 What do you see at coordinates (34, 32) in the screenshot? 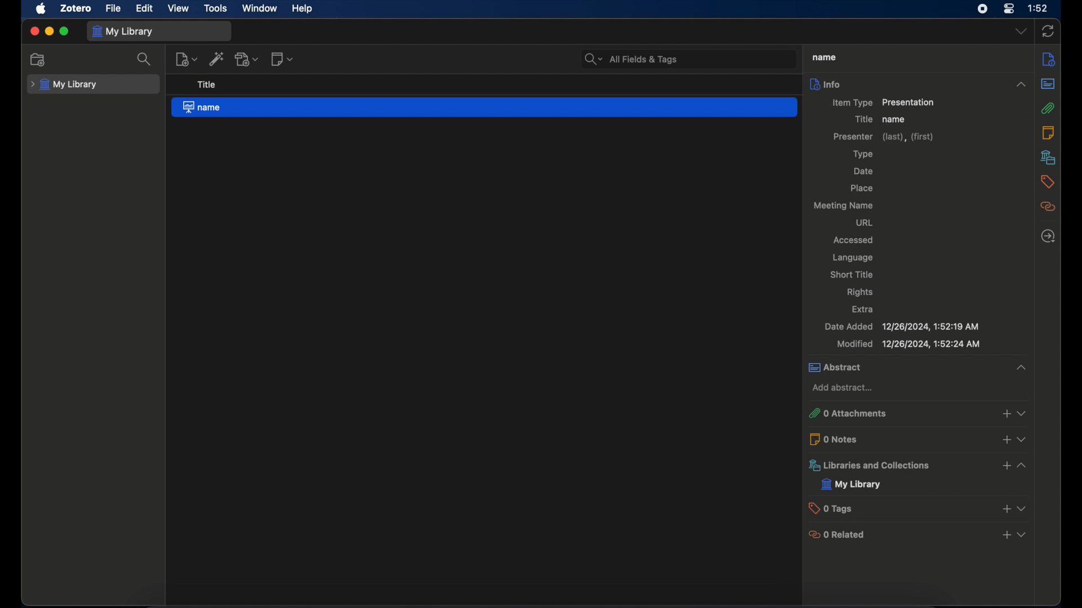
I see `close` at bounding box center [34, 32].